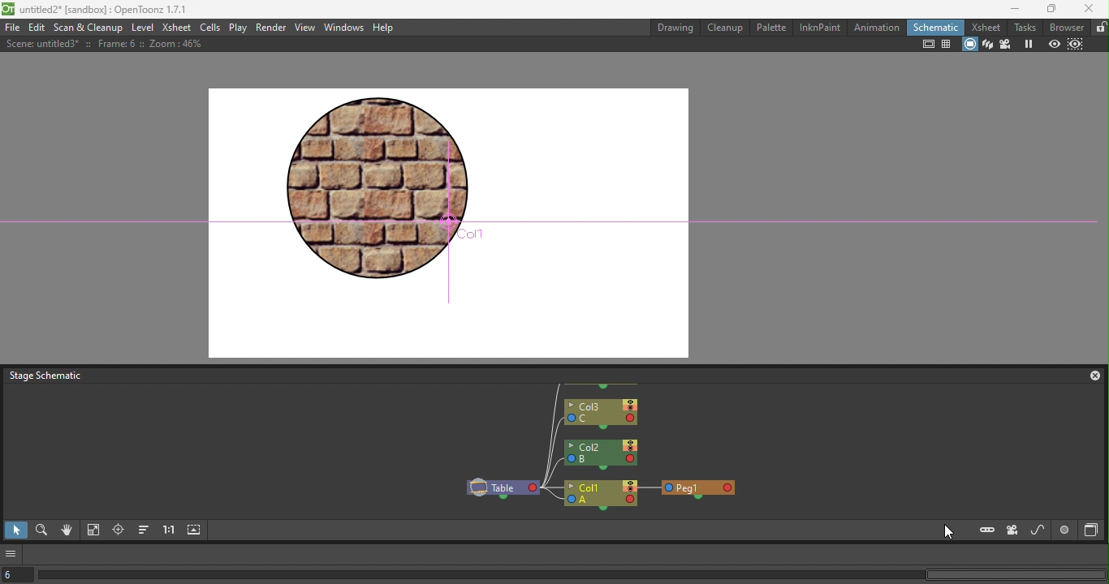 Image resolution: width=1109 pixels, height=584 pixels. What do you see at coordinates (195, 531) in the screenshot?
I see `Maximize nodes` at bounding box center [195, 531].